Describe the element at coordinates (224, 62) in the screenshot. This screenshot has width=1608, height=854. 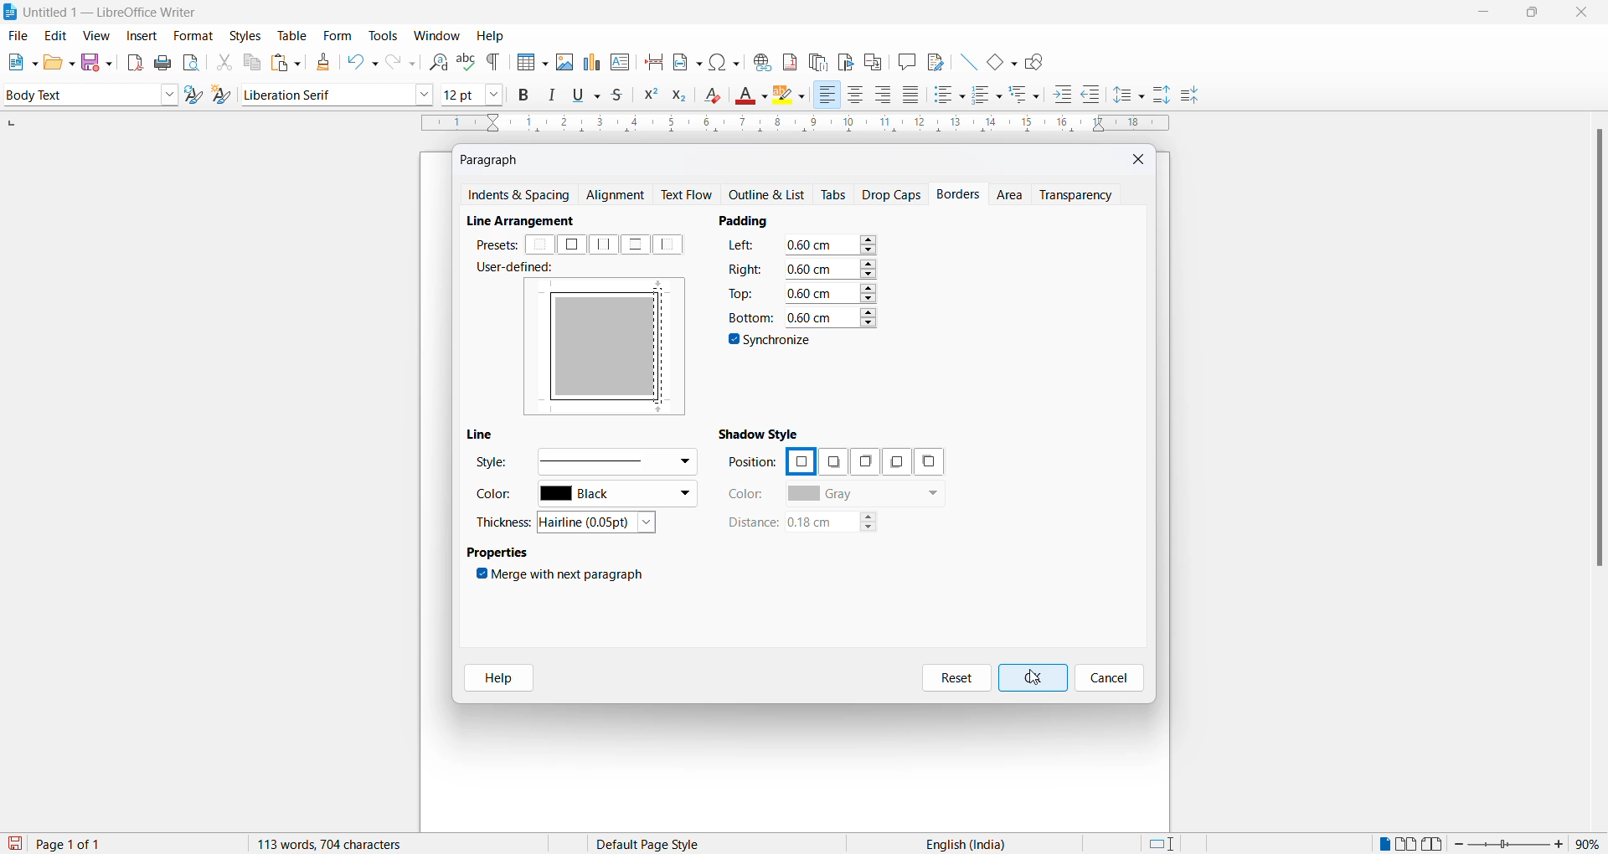
I see `cut` at that location.